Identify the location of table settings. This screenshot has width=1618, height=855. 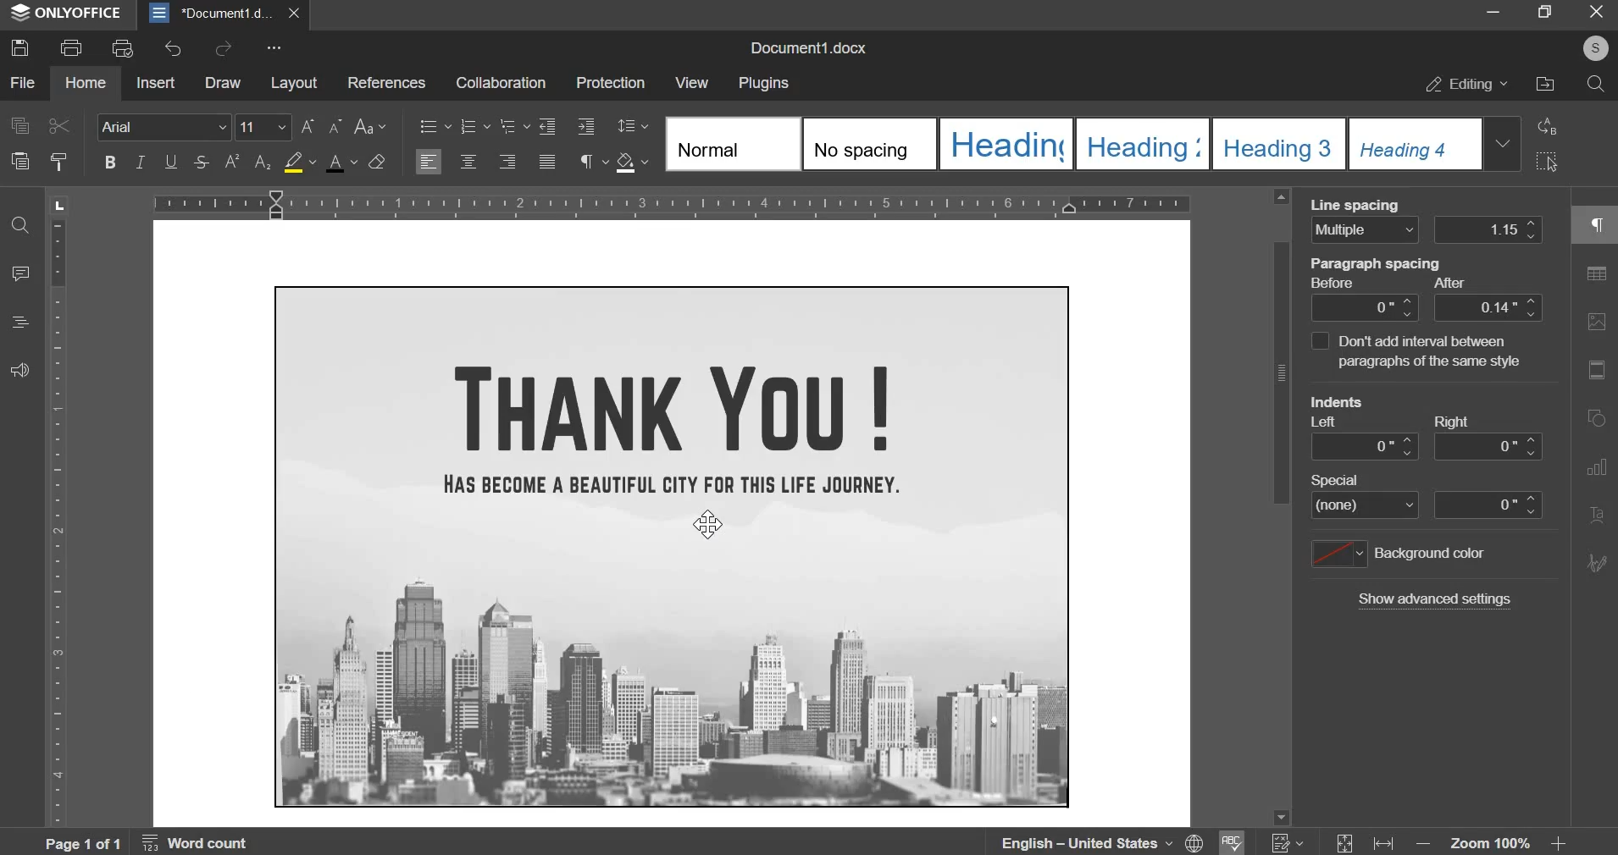
(1598, 273).